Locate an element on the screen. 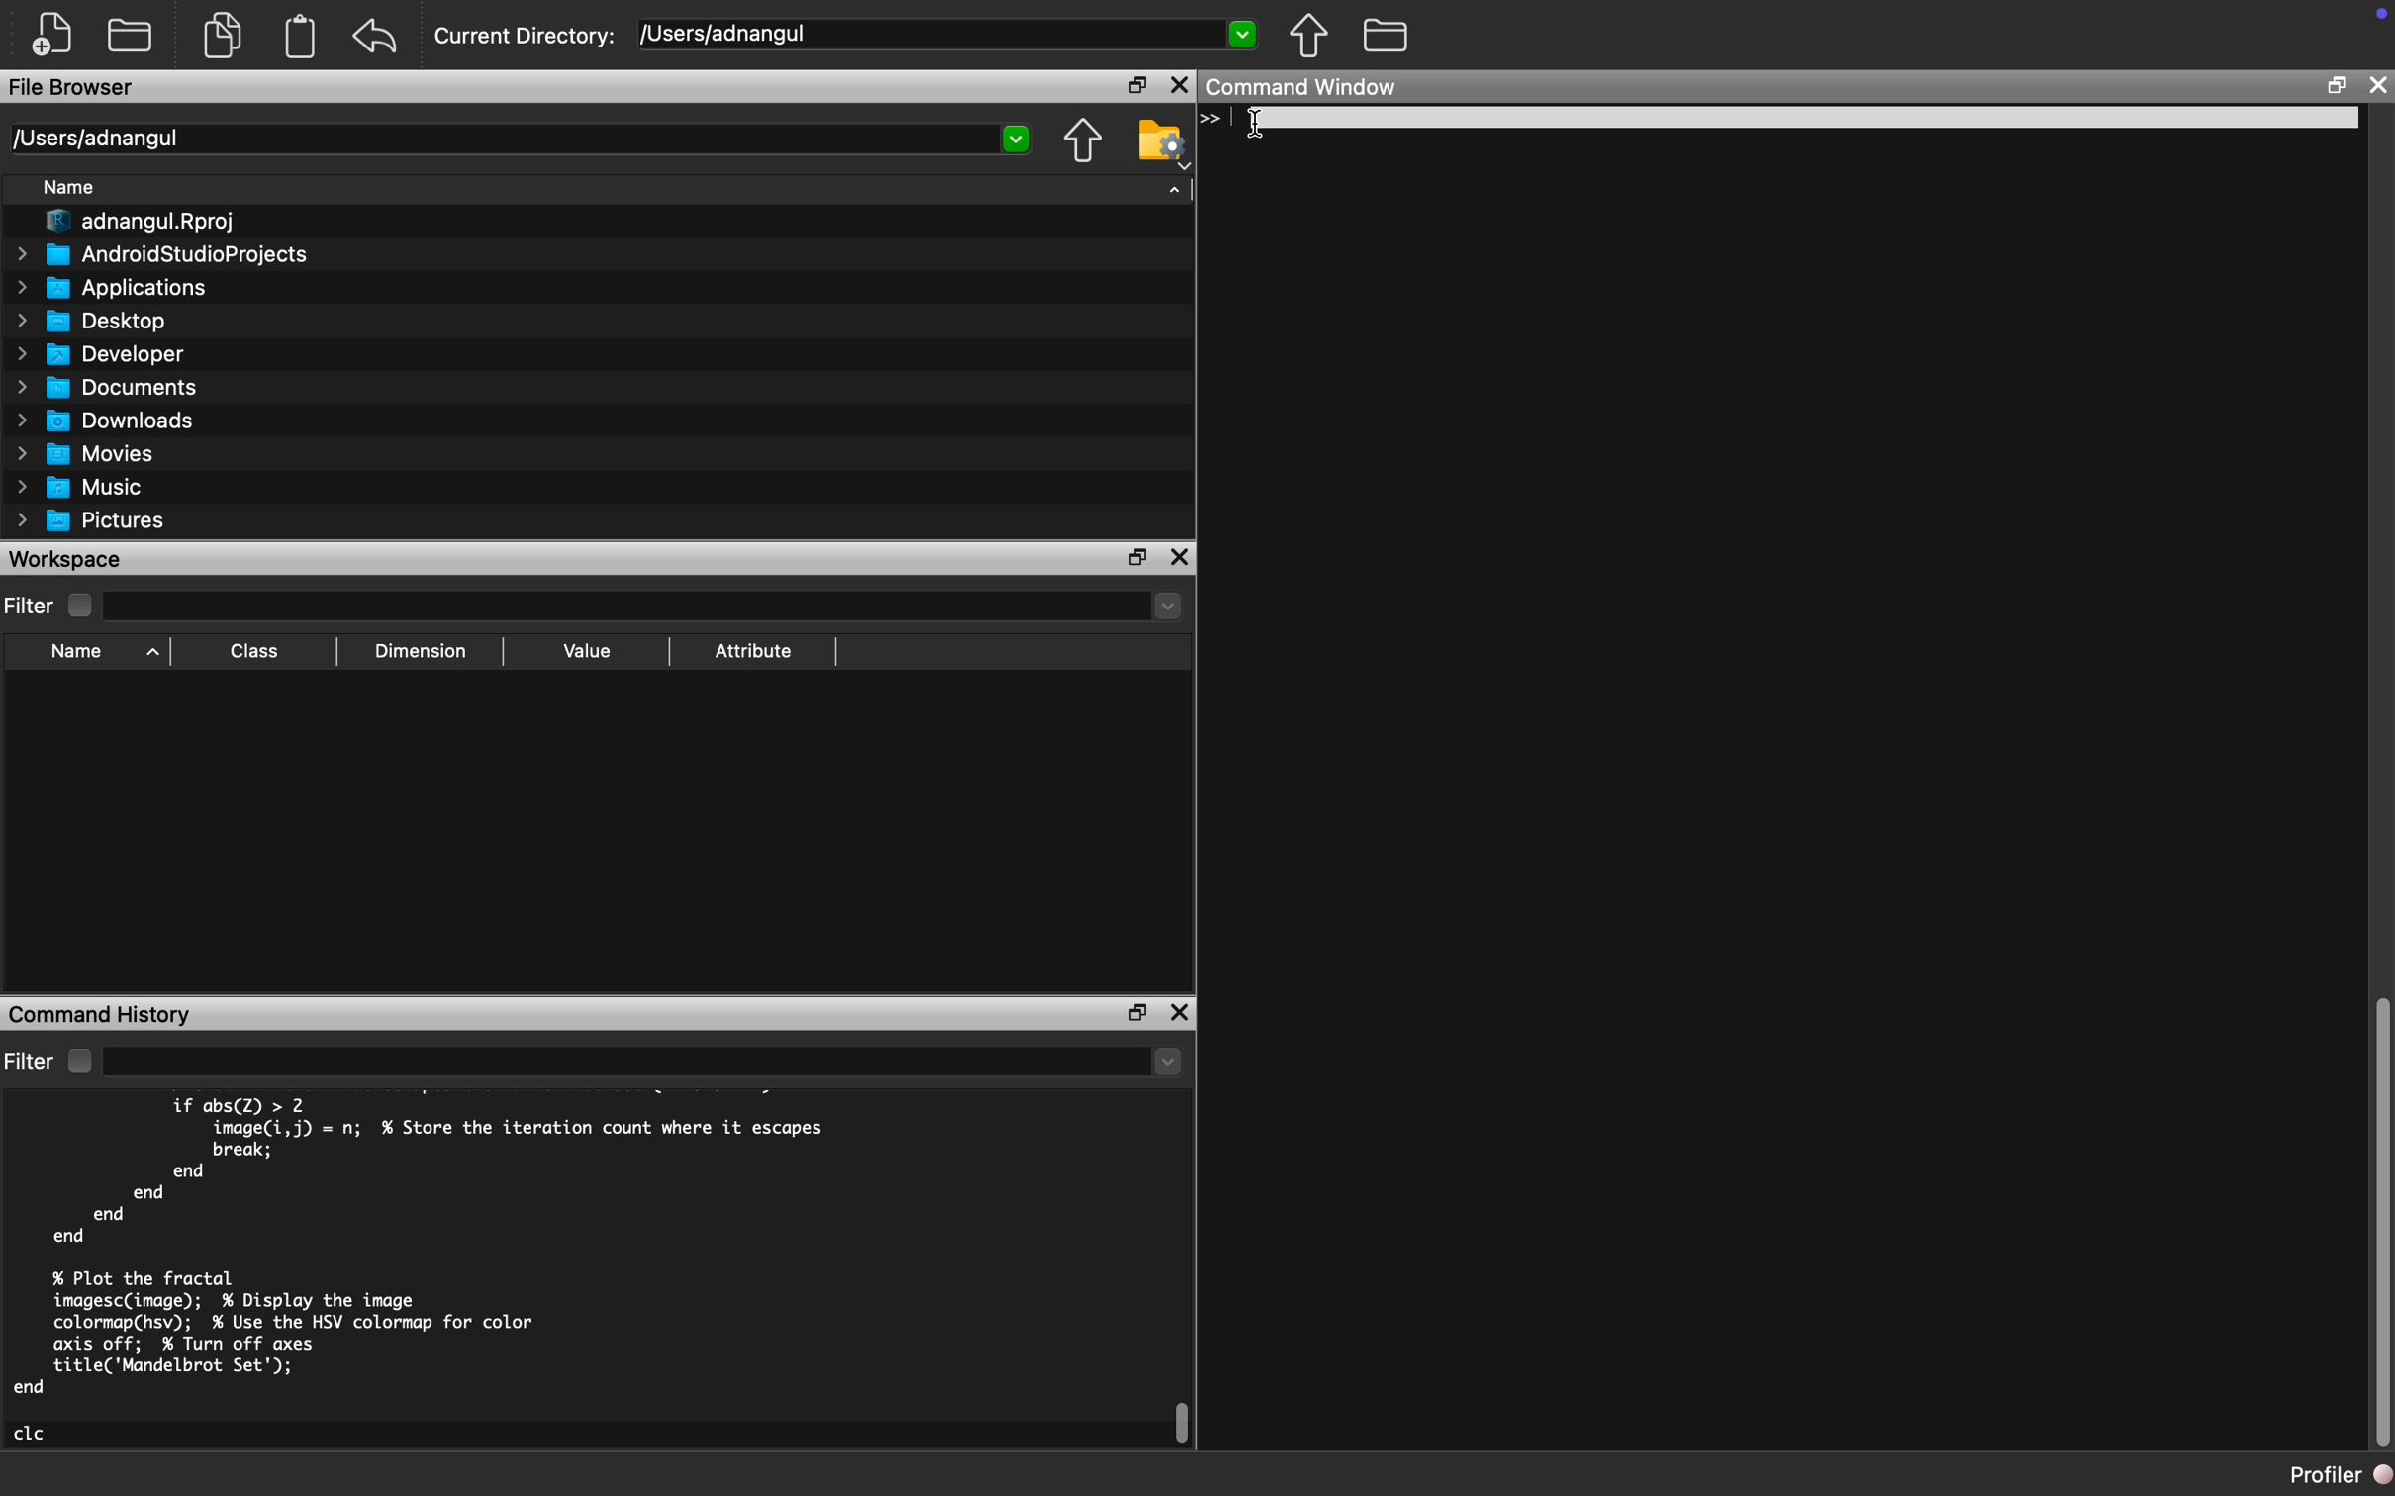 The height and width of the screenshot is (1496, 2395). New File is located at coordinates (50, 37).